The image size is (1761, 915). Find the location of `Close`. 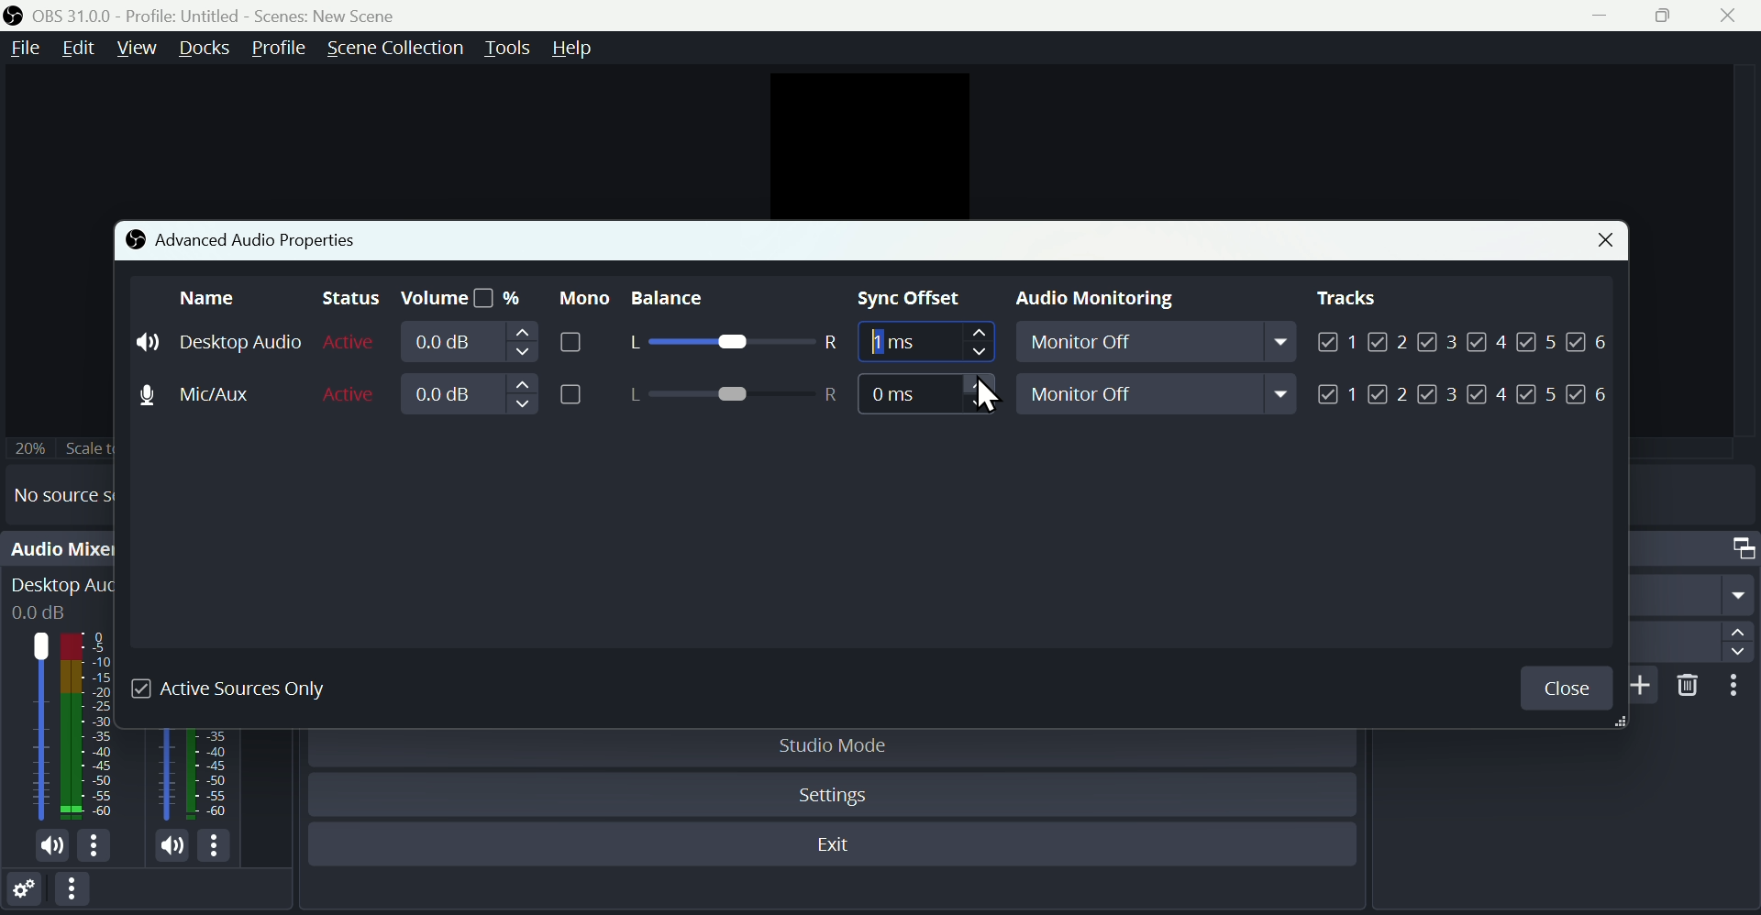

Close is located at coordinates (1599, 242).